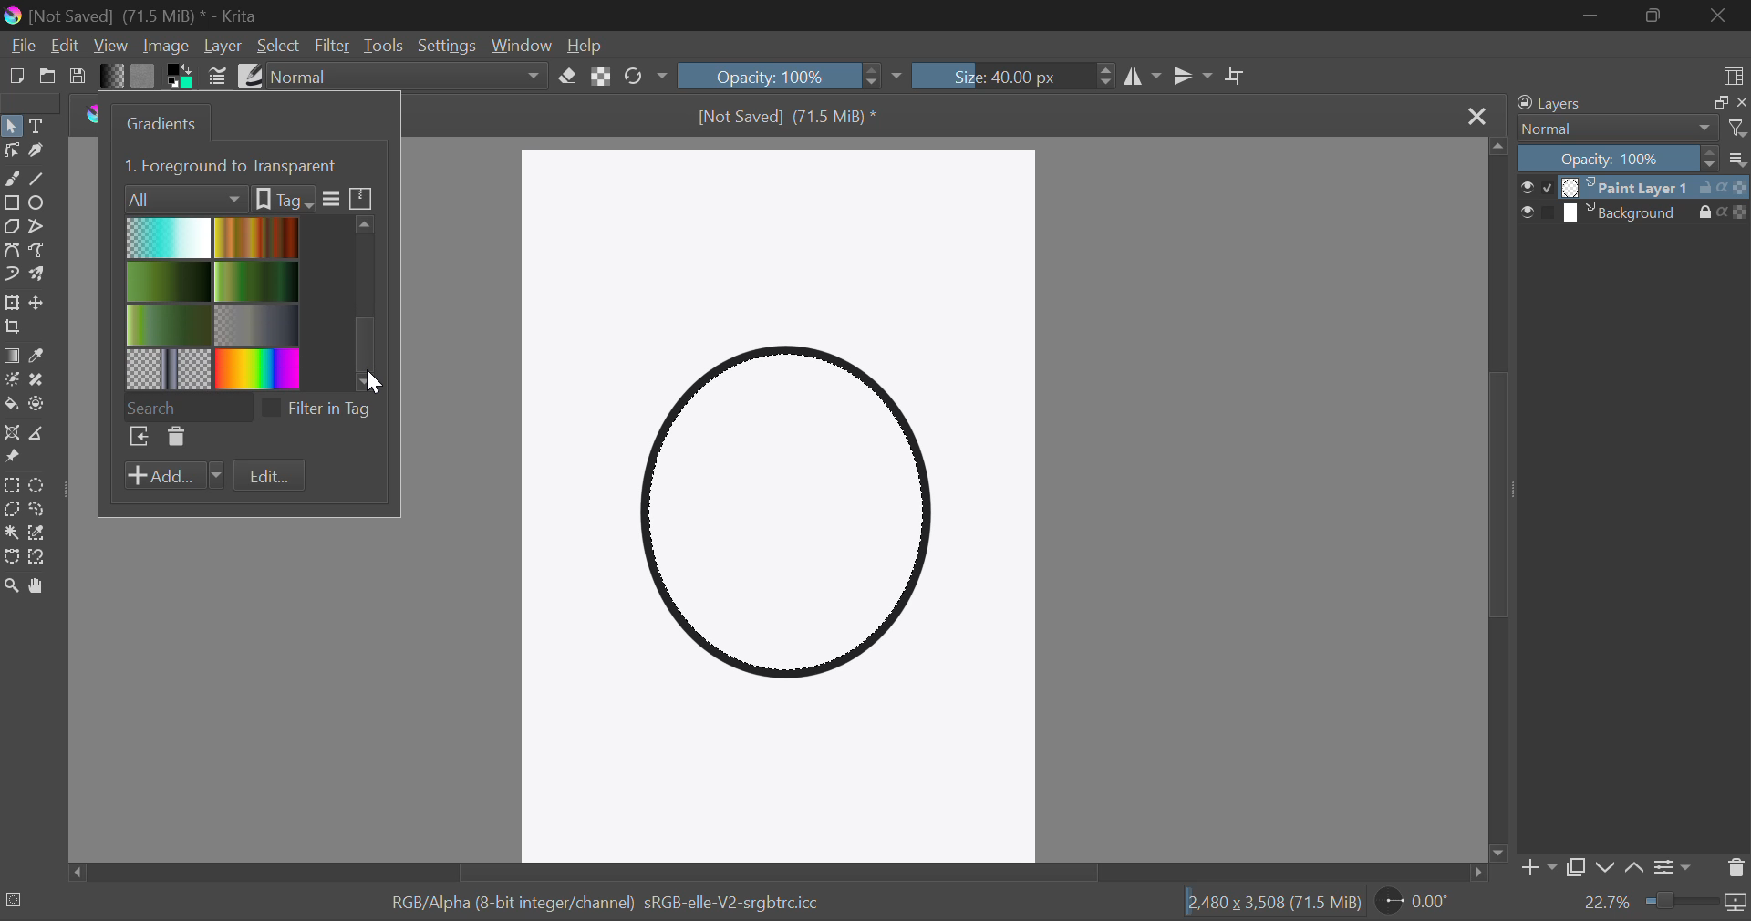  What do you see at coordinates (1616, 129) in the screenshot?
I see `Normal` at bounding box center [1616, 129].